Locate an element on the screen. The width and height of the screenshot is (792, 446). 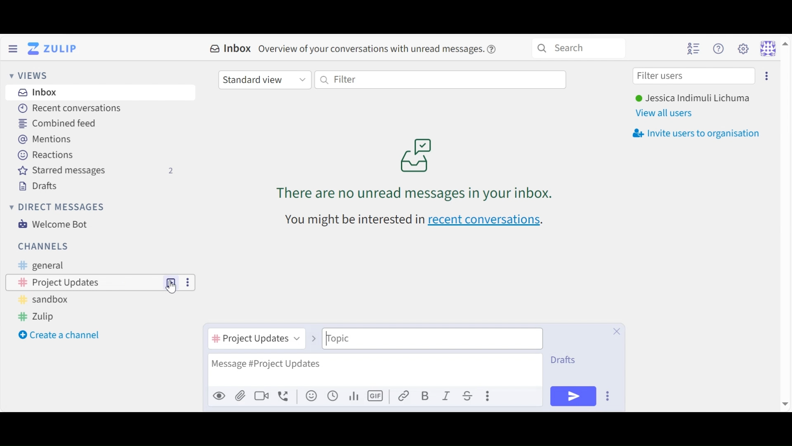
View all users is located at coordinates (667, 113).